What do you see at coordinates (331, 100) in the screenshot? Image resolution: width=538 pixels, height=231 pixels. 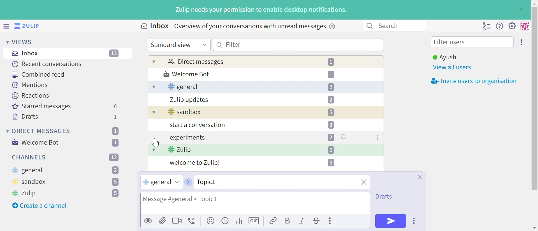 I see `2` at bounding box center [331, 100].